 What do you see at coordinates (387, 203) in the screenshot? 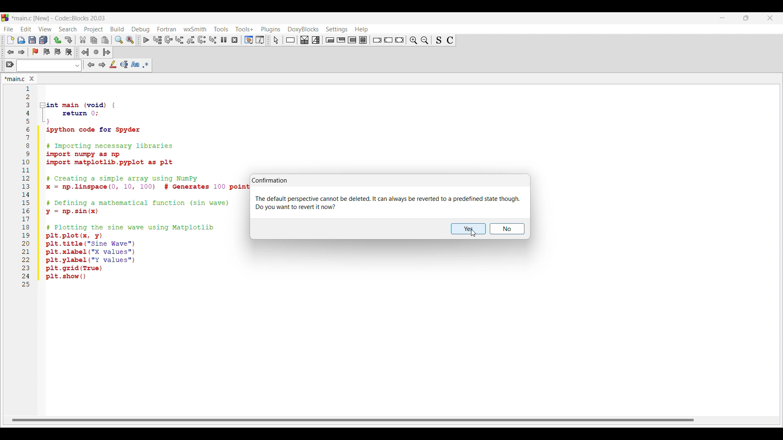
I see `Window description` at bounding box center [387, 203].